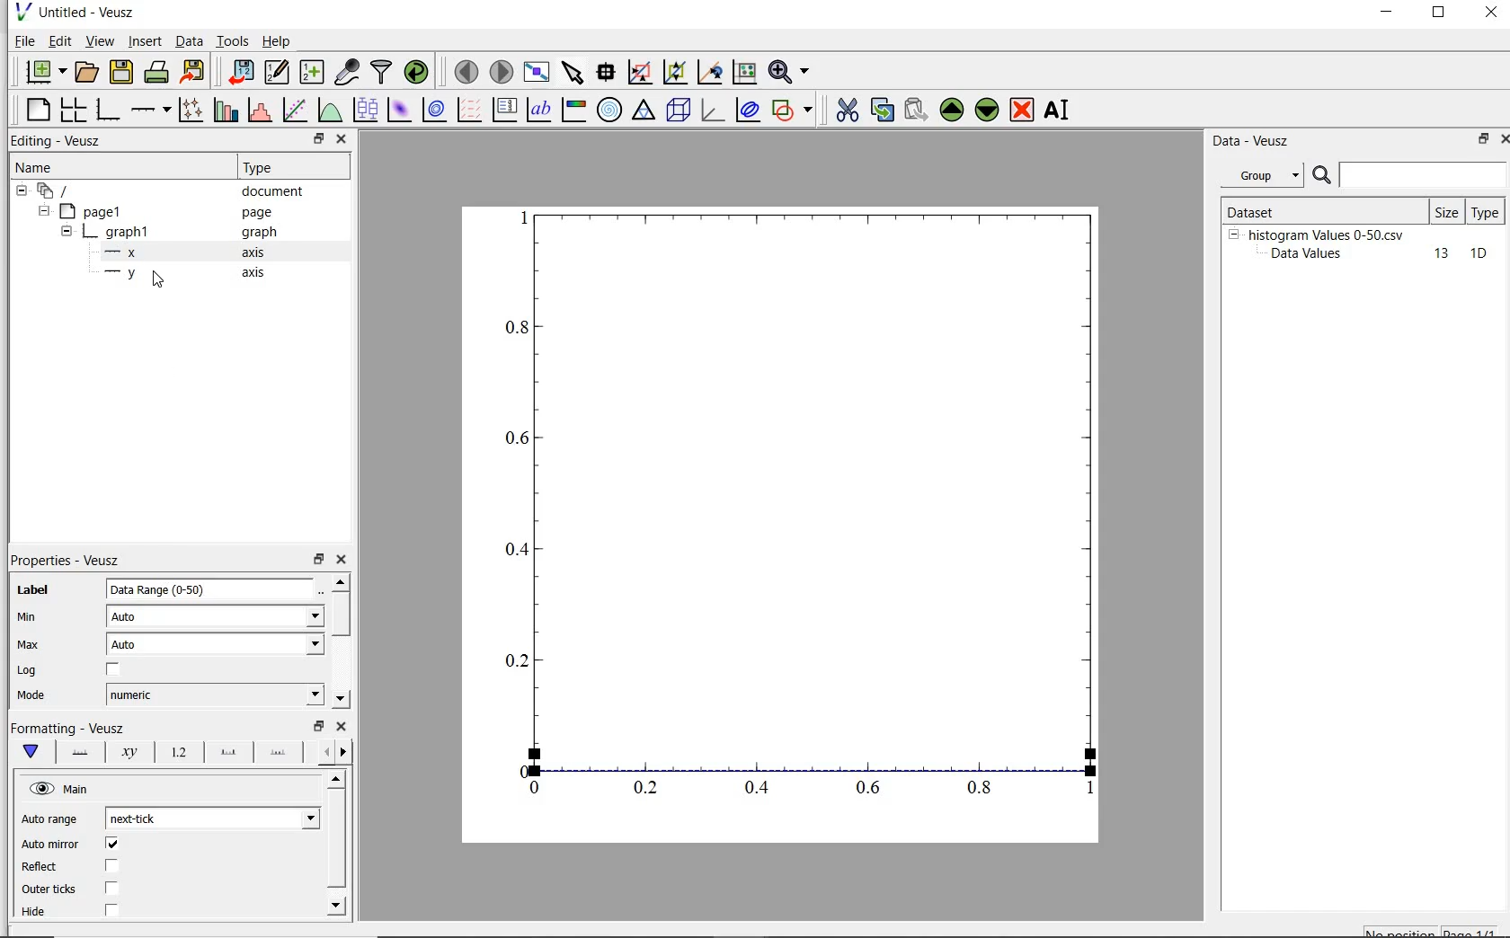 The height and width of the screenshot is (938, 1510). I want to click on close, so click(1501, 141).